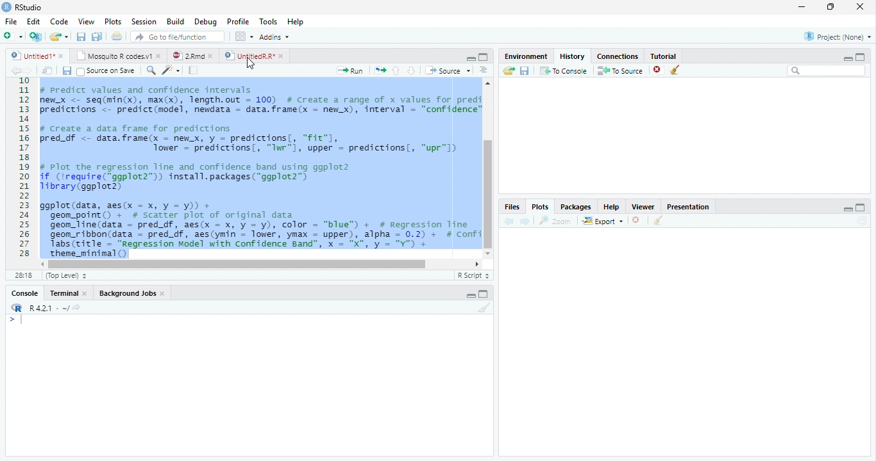 The image size is (876, 461). What do you see at coordinates (525, 72) in the screenshot?
I see `Save` at bounding box center [525, 72].